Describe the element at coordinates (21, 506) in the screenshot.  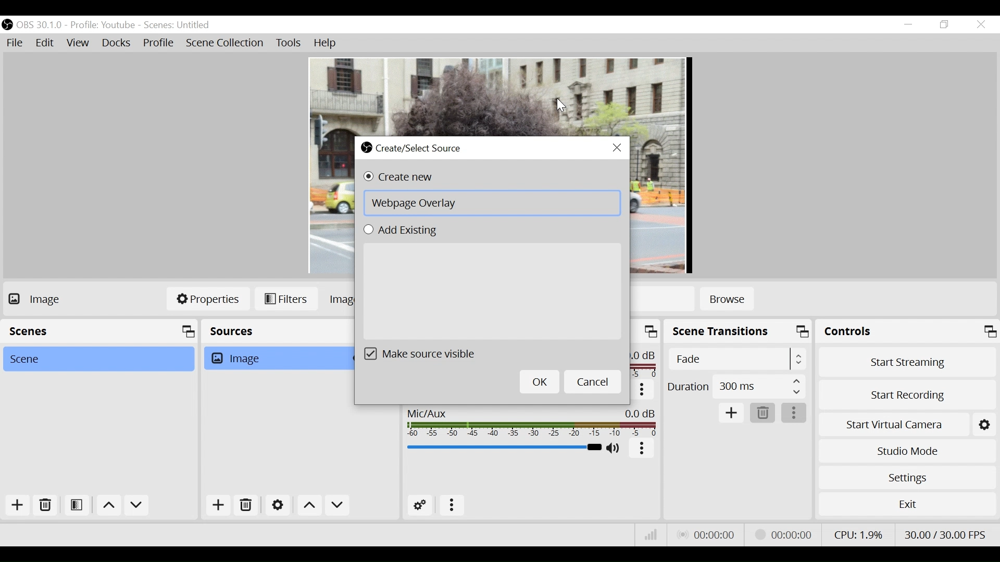
I see `Add` at that location.